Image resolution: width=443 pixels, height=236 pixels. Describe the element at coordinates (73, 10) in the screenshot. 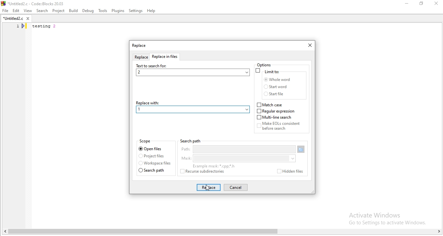

I see `Build ` at that location.